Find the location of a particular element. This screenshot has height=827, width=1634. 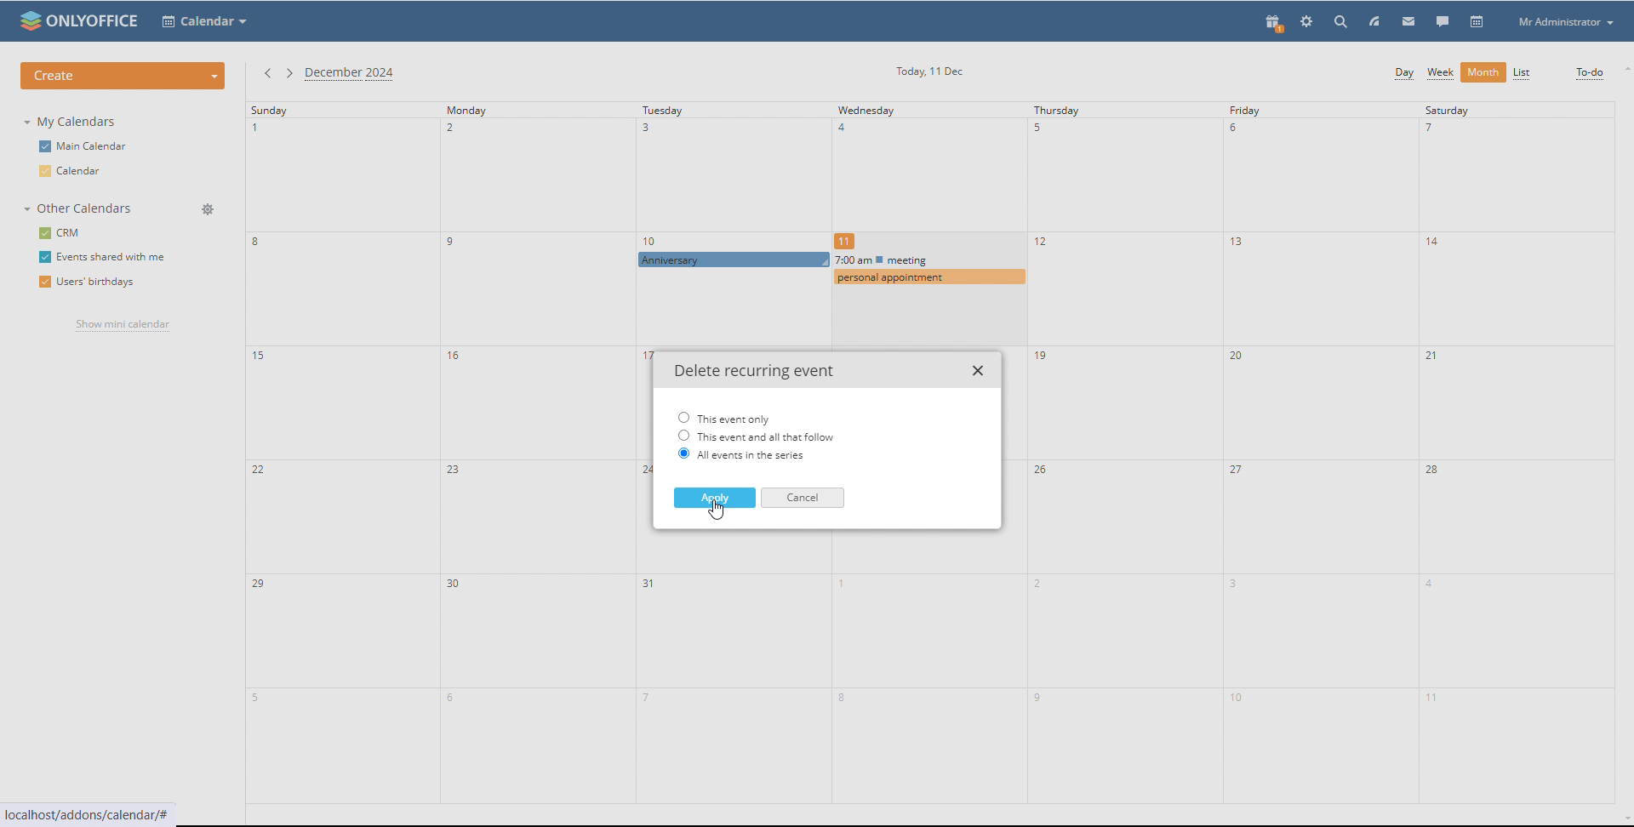

settings is located at coordinates (1307, 22).